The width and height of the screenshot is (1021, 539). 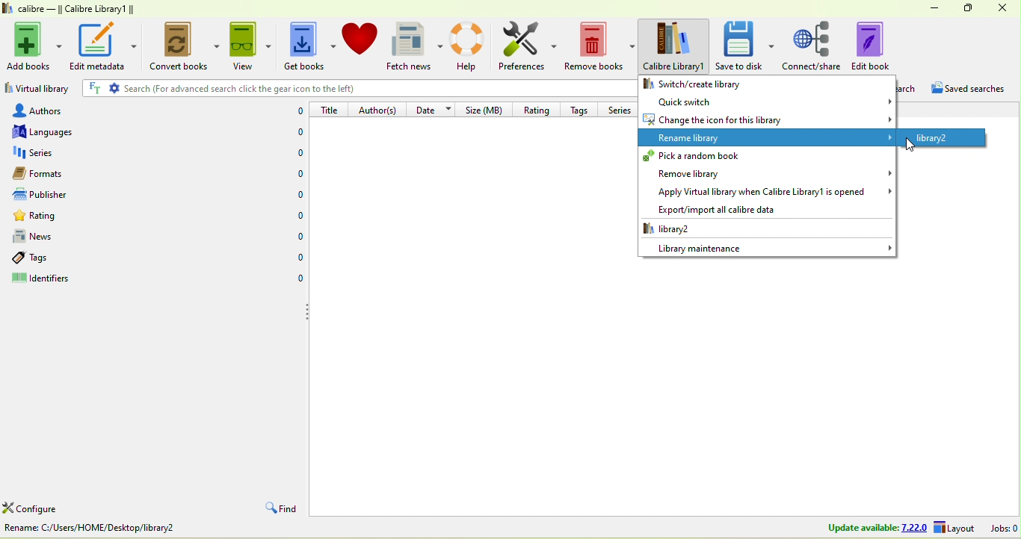 What do you see at coordinates (601, 47) in the screenshot?
I see `remove books` at bounding box center [601, 47].